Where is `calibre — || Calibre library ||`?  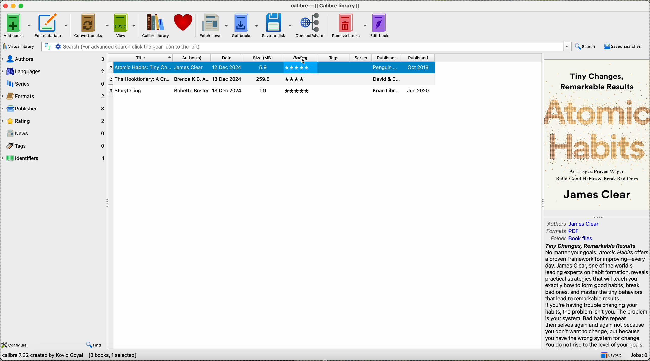
calibre — || Calibre library || is located at coordinates (329, 6).